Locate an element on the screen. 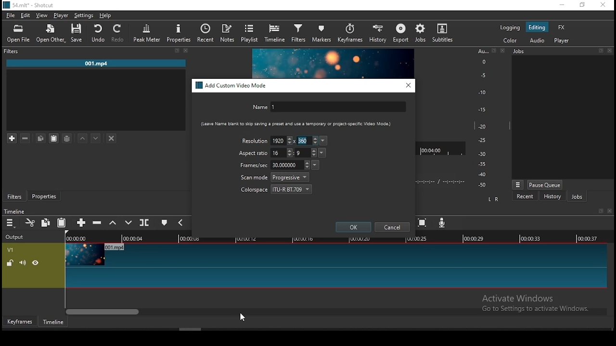  notes is located at coordinates (227, 33).